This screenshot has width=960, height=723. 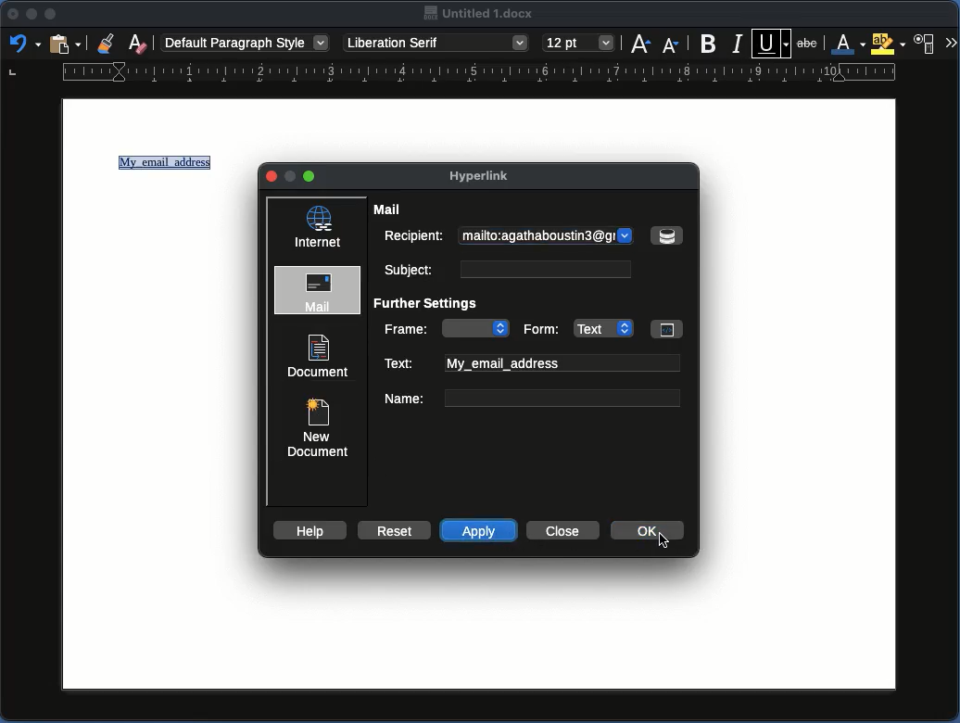 I want to click on Mail, so click(x=320, y=291).